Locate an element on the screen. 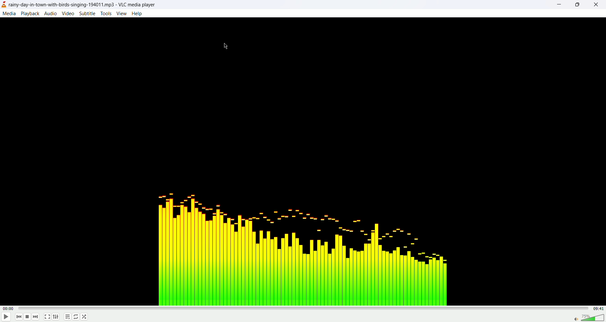 This screenshot has width=606, height=322. progress bar is located at coordinates (305, 308).